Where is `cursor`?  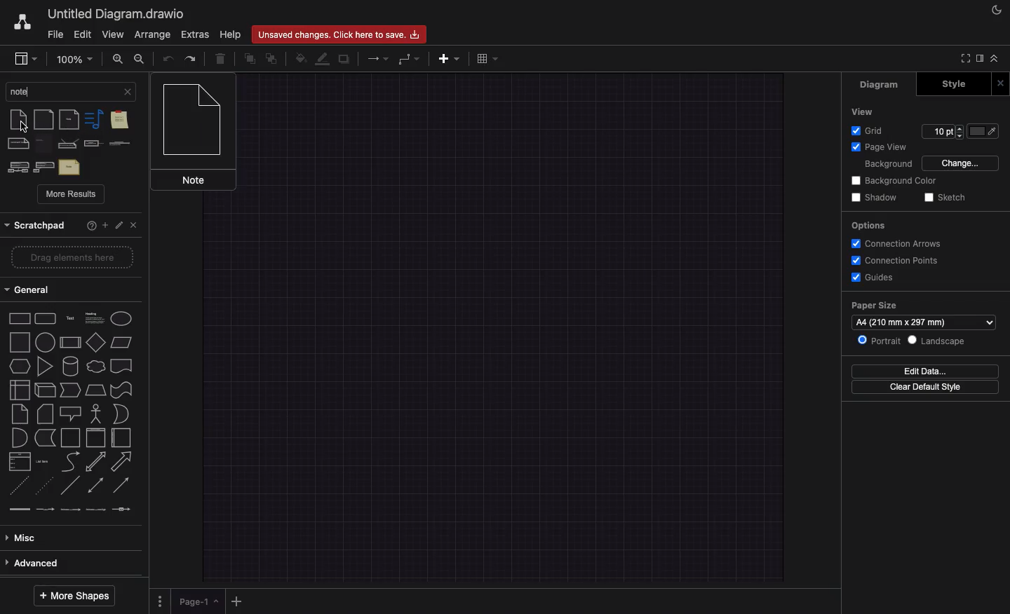 cursor is located at coordinates (25, 128).